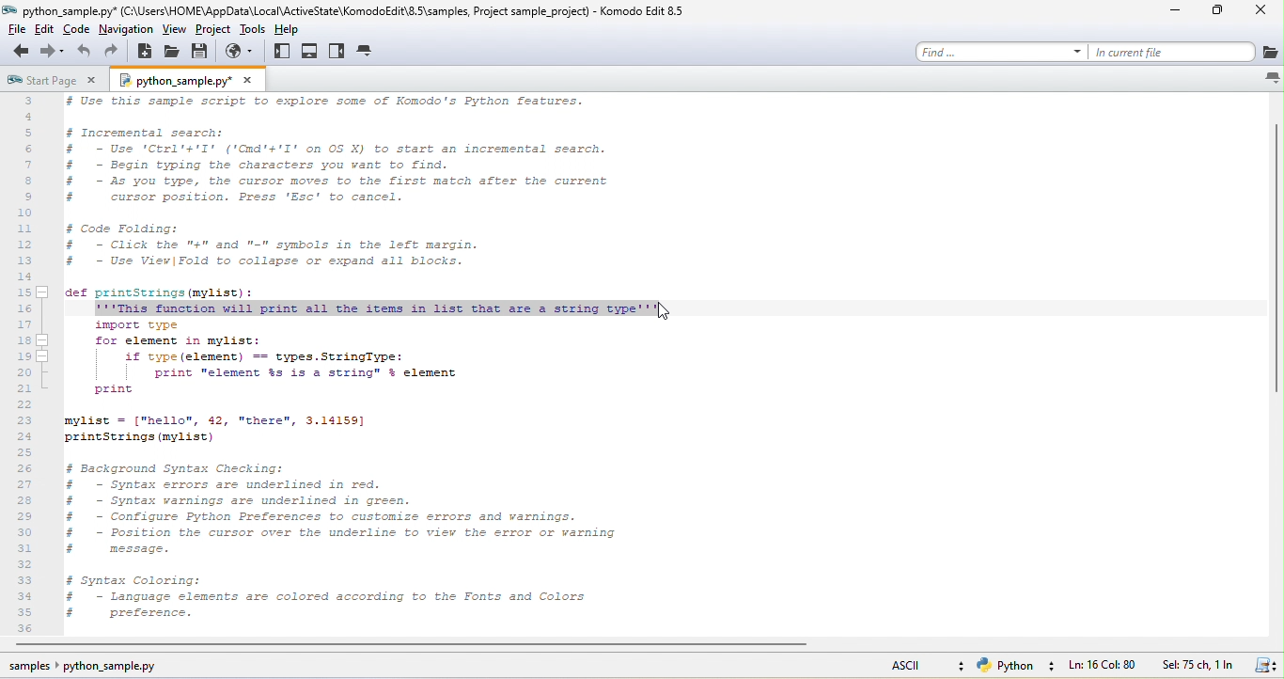 The image size is (1284, 679). I want to click on python samplepy, so click(171, 82).